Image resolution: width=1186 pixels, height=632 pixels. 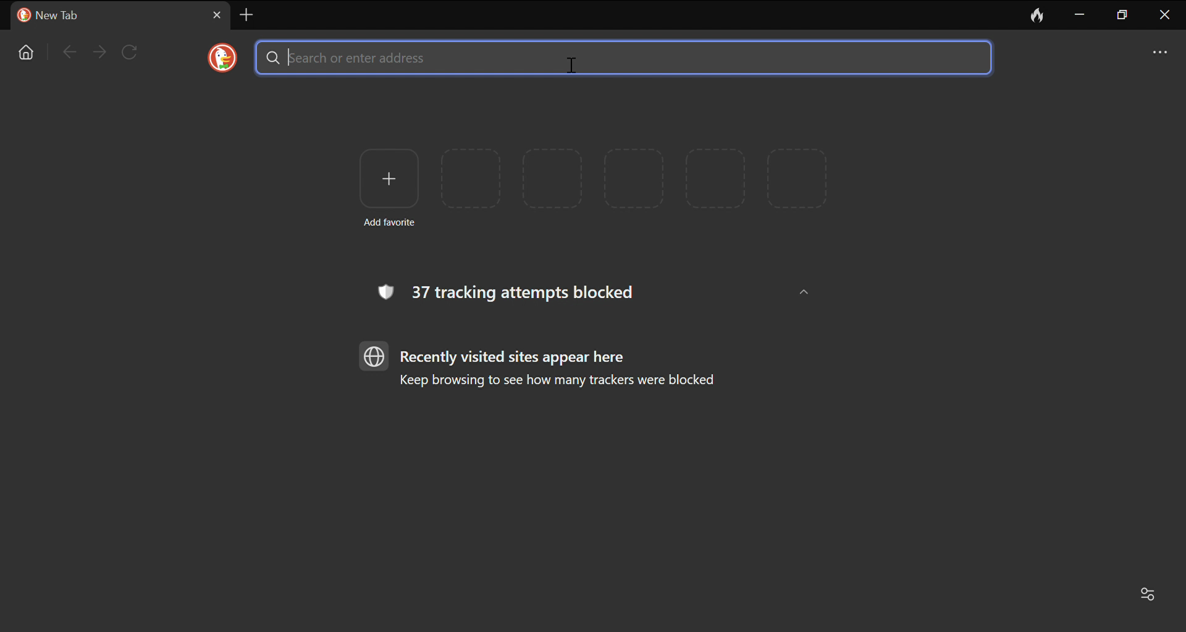 What do you see at coordinates (389, 186) in the screenshot?
I see `Add favorite` at bounding box center [389, 186].